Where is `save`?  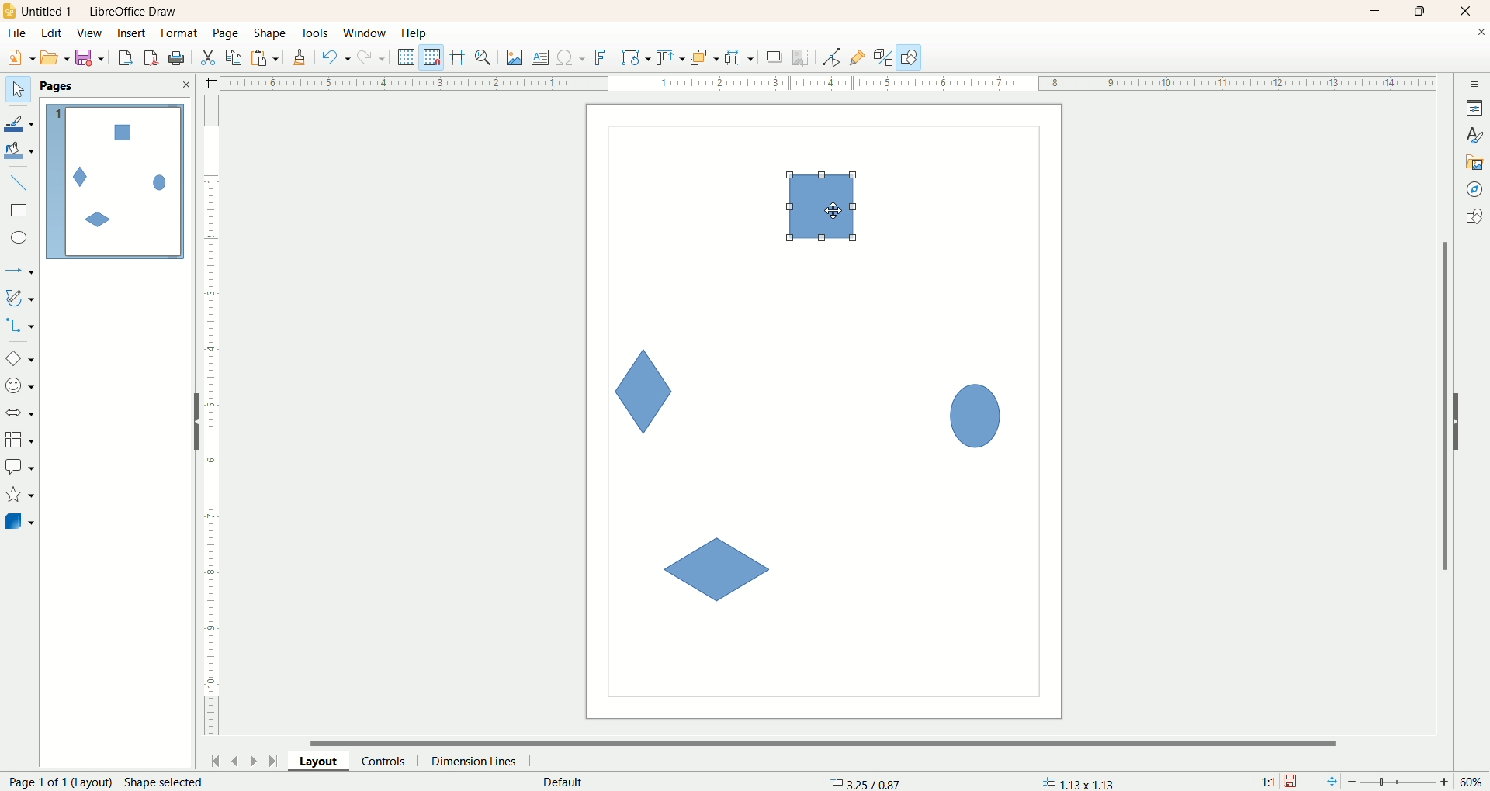 save is located at coordinates (1292, 782).